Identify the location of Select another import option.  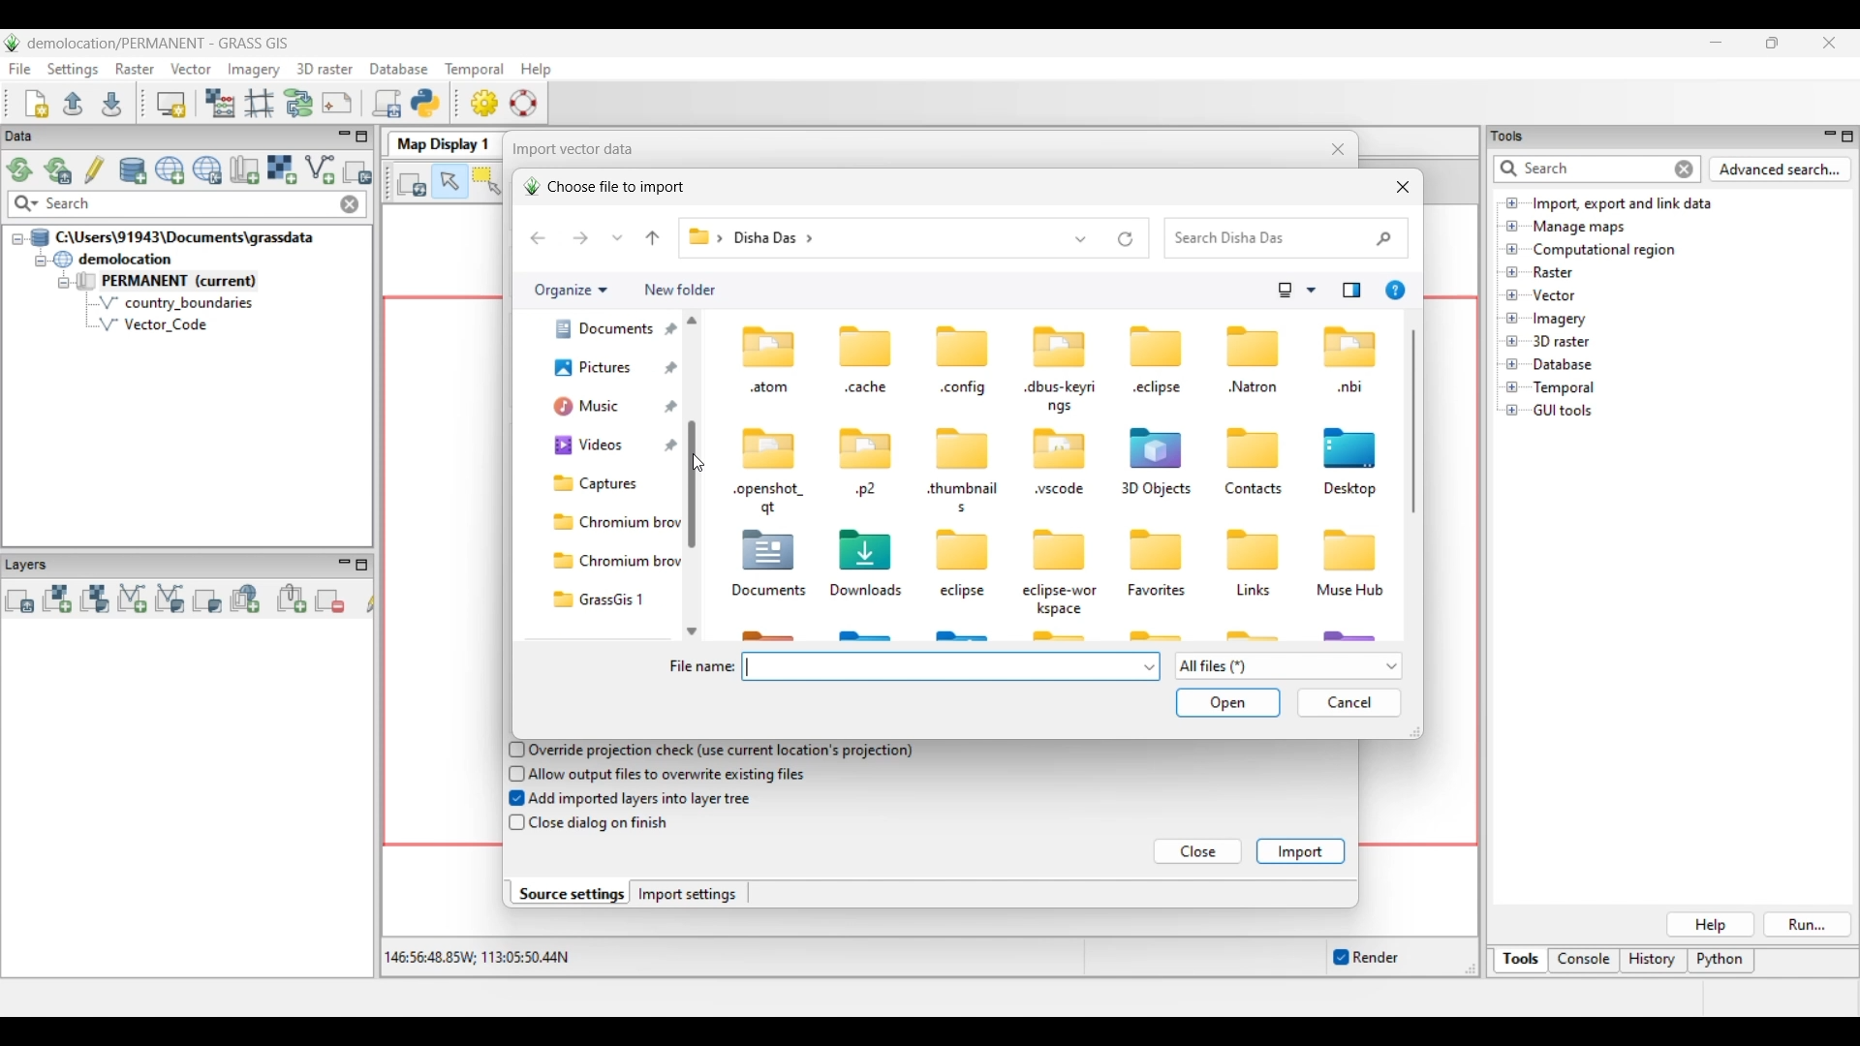
(356, 171).